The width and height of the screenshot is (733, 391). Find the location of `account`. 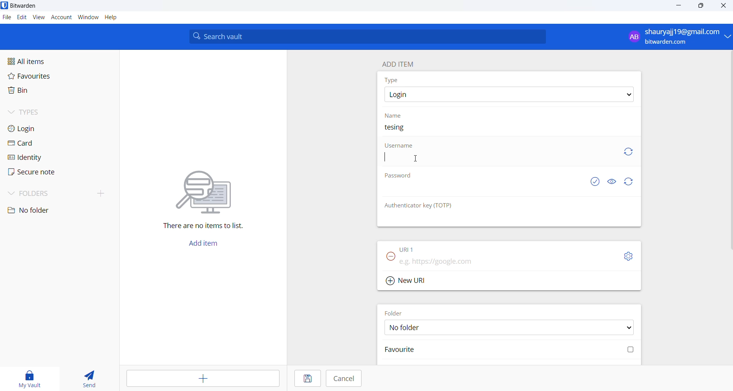

account is located at coordinates (62, 18).